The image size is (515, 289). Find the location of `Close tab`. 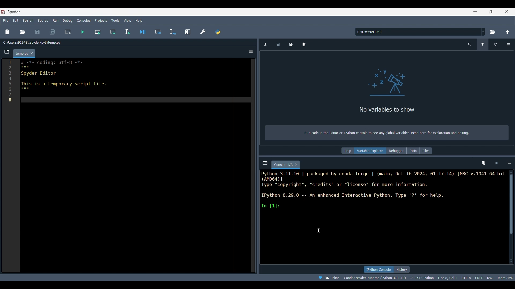

Close tab is located at coordinates (296, 165).